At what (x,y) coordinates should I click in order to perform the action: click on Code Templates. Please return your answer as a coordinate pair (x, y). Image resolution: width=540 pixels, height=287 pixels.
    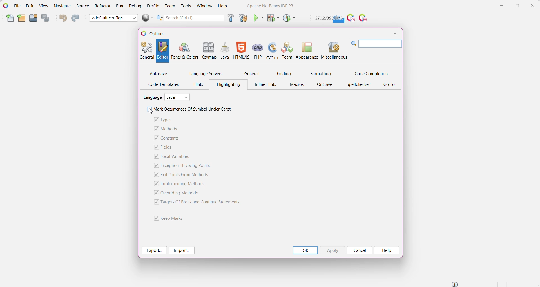
    Looking at the image, I should click on (164, 85).